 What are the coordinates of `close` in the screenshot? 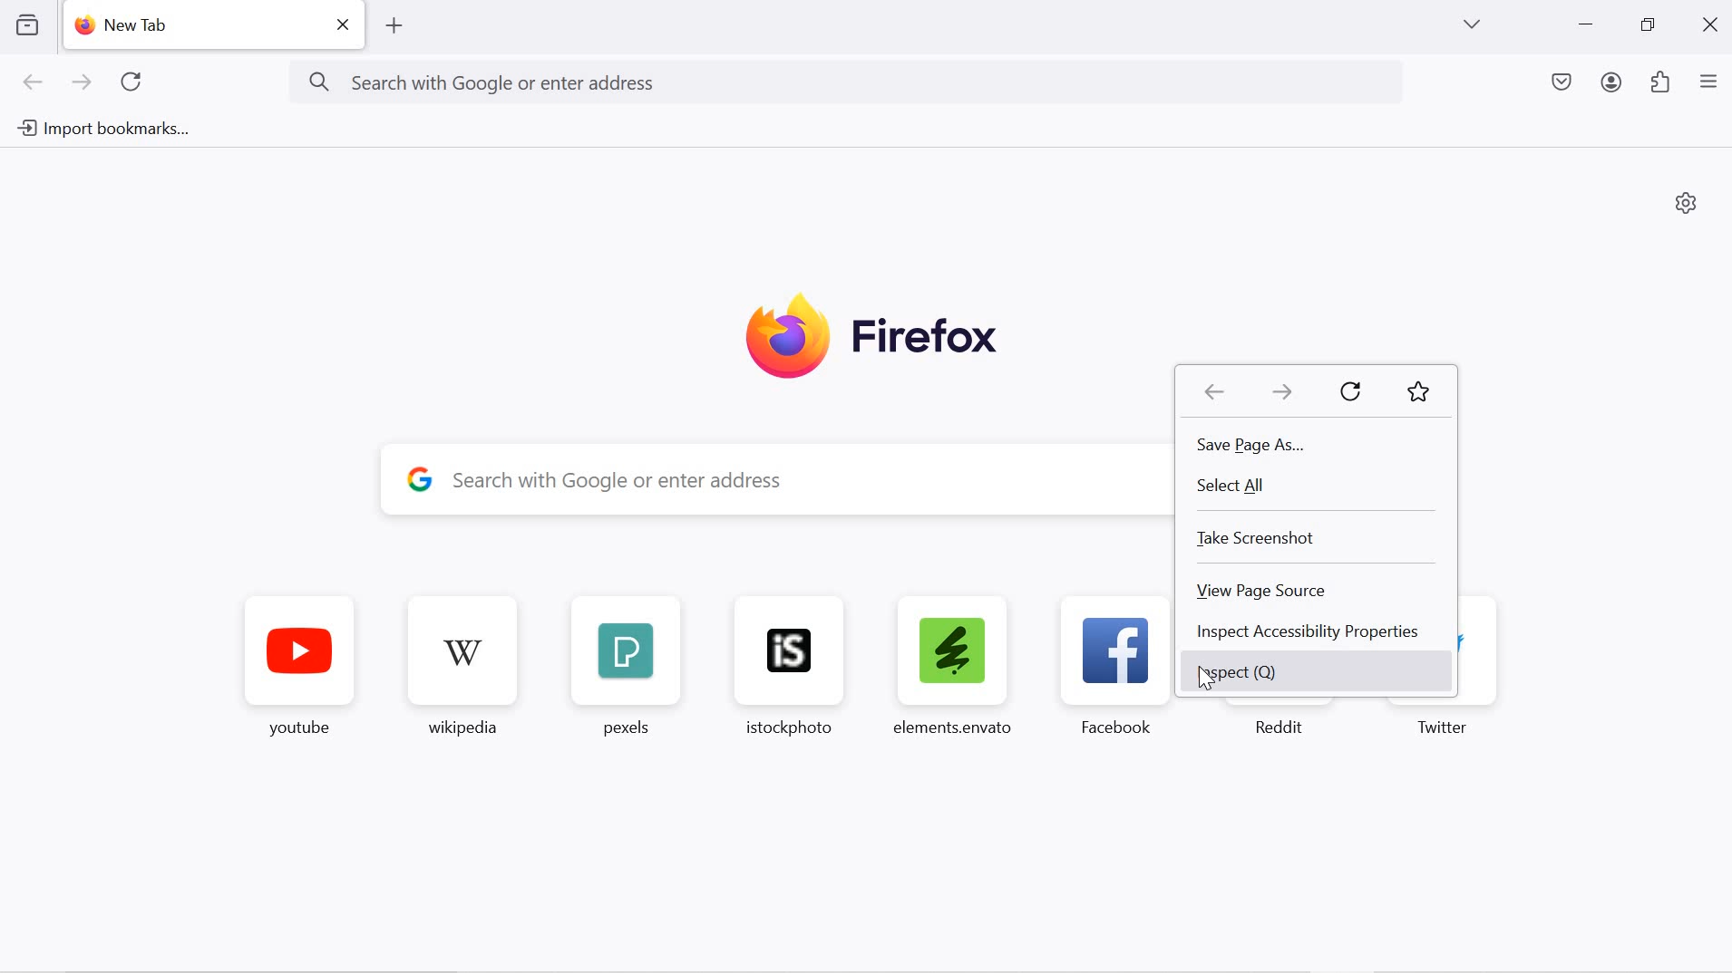 It's located at (1708, 25).